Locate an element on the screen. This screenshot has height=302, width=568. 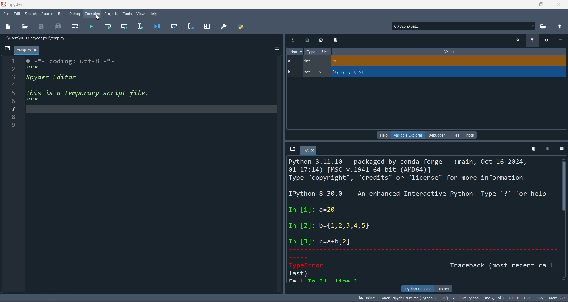
preferences is located at coordinates (224, 26).